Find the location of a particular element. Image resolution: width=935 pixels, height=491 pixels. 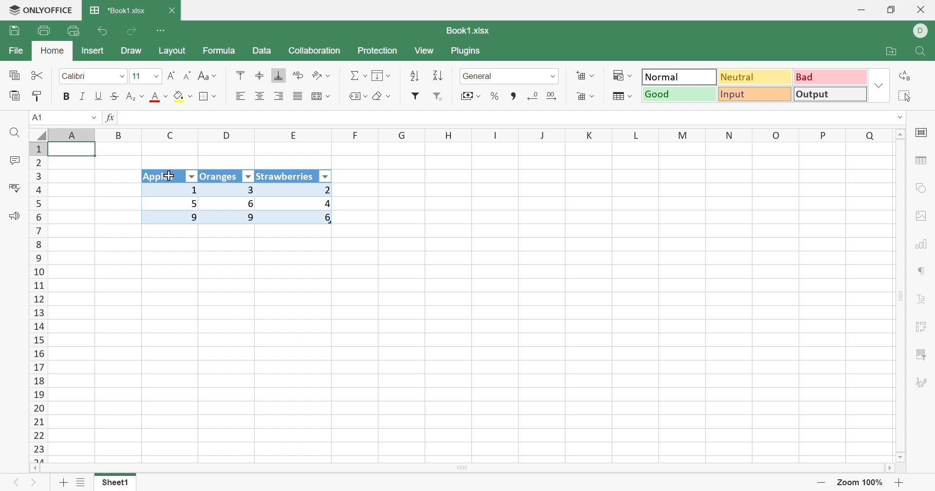

9 is located at coordinates (233, 218).